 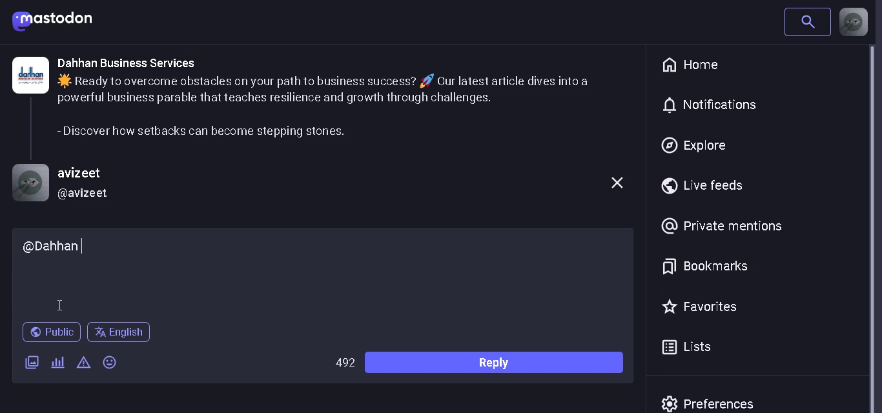 What do you see at coordinates (32, 360) in the screenshot?
I see `add image` at bounding box center [32, 360].